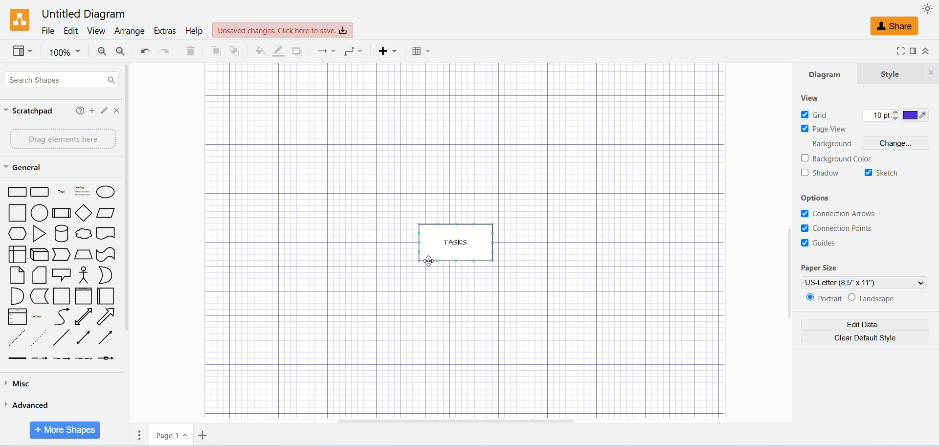 Image resolution: width=939 pixels, height=447 pixels. I want to click on more shapes, so click(65, 430).